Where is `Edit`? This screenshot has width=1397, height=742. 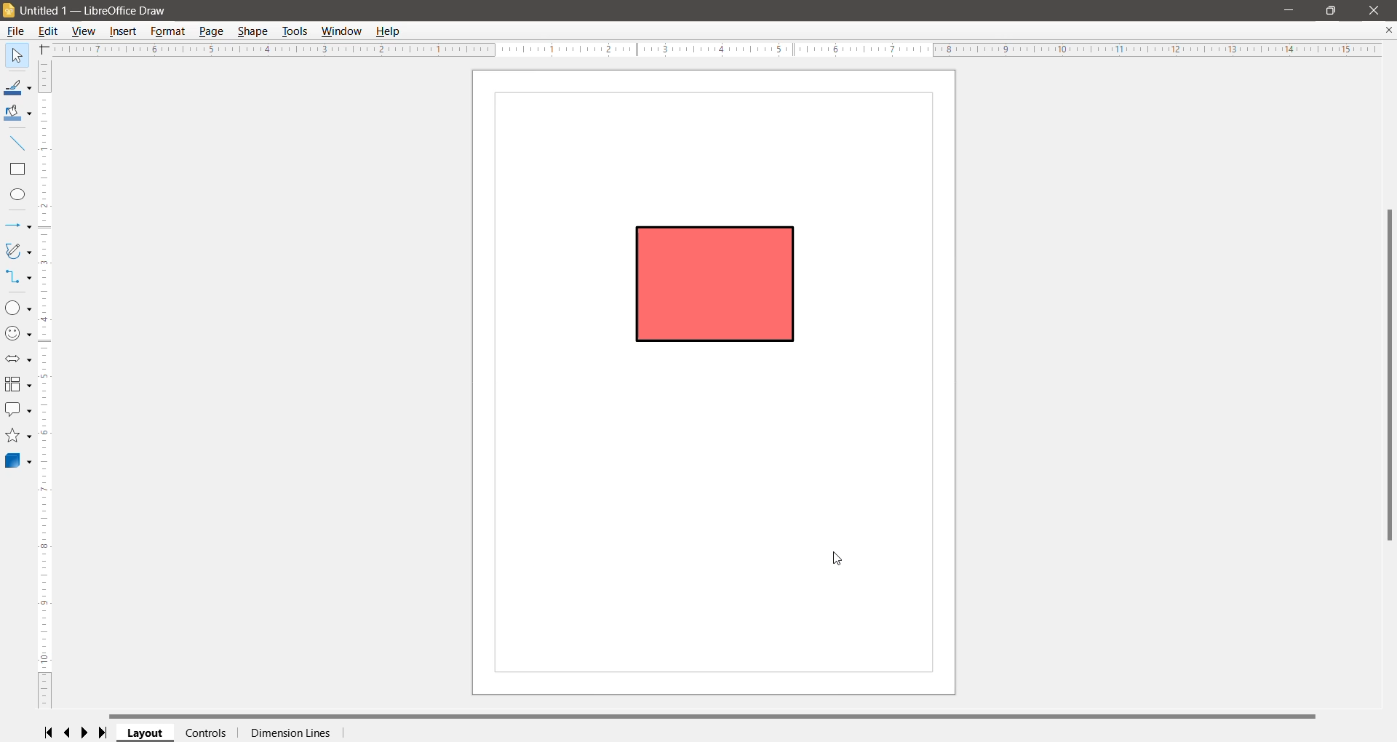
Edit is located at coordinates (49, 32).